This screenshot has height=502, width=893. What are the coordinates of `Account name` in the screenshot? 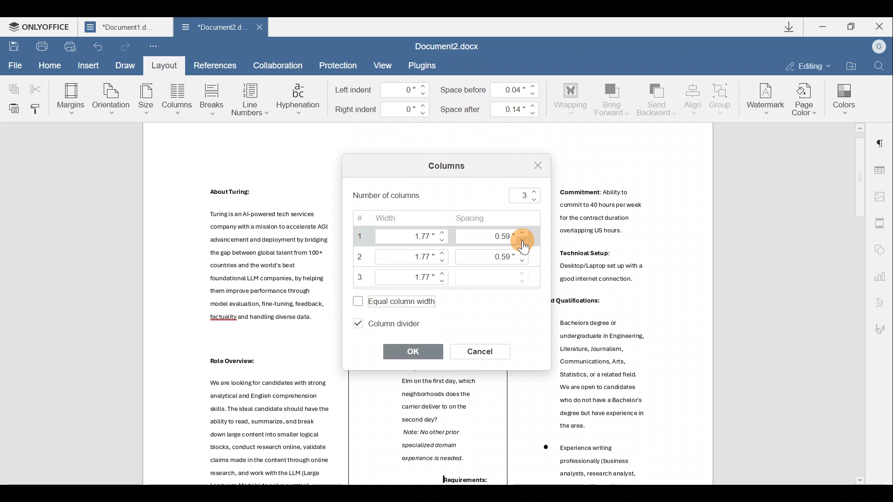 It's located at (879, 47).